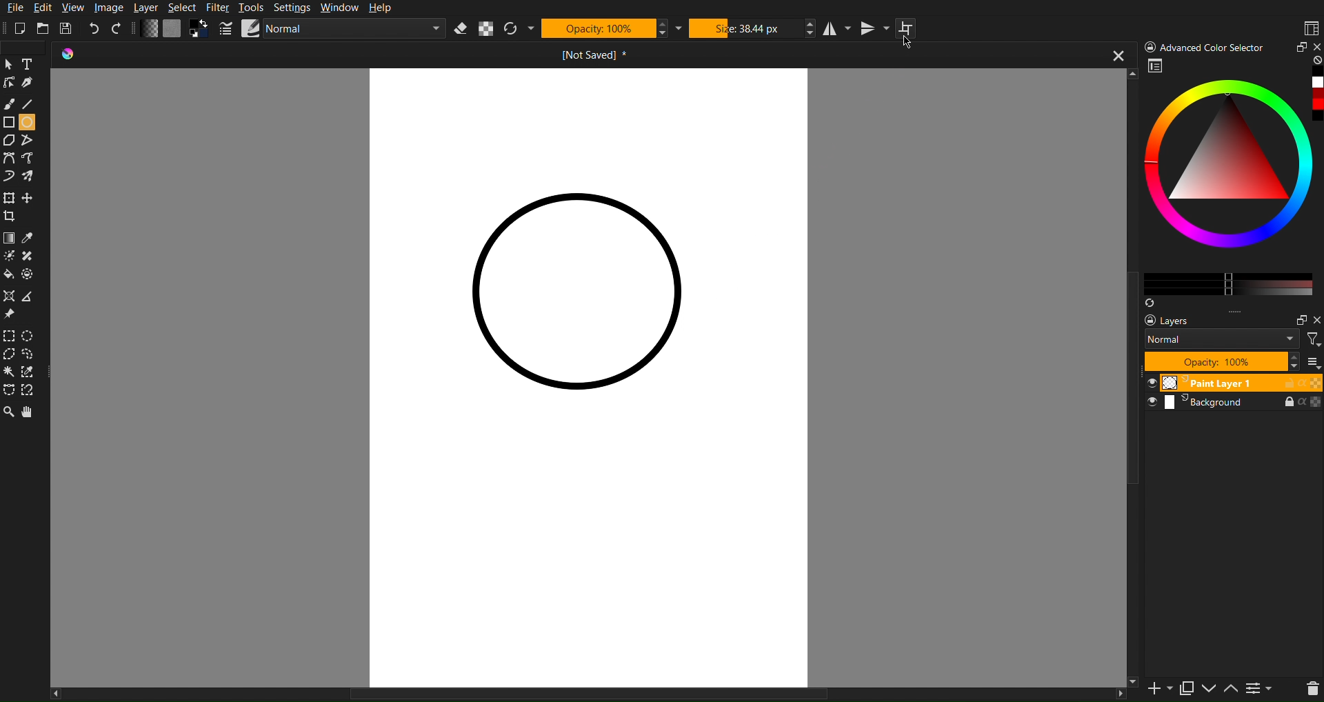 This screenshot has width=1324, height=702. What do you see at coordinates (1156, 691) in the screenshot?
I see `new` at bounding box center [1156, 691].